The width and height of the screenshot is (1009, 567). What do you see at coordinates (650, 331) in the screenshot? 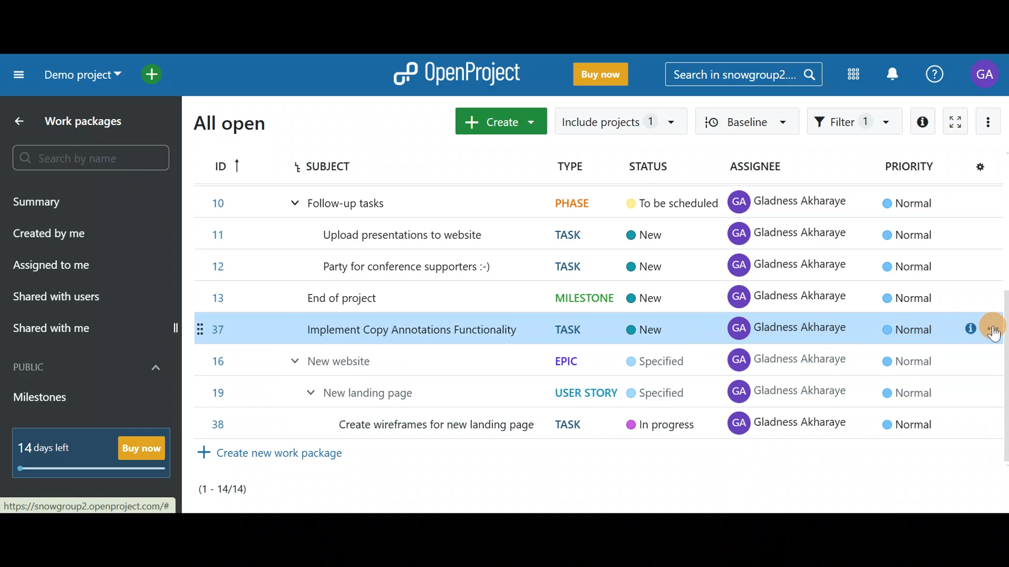
I see `New` at bounding box center [650, 331].